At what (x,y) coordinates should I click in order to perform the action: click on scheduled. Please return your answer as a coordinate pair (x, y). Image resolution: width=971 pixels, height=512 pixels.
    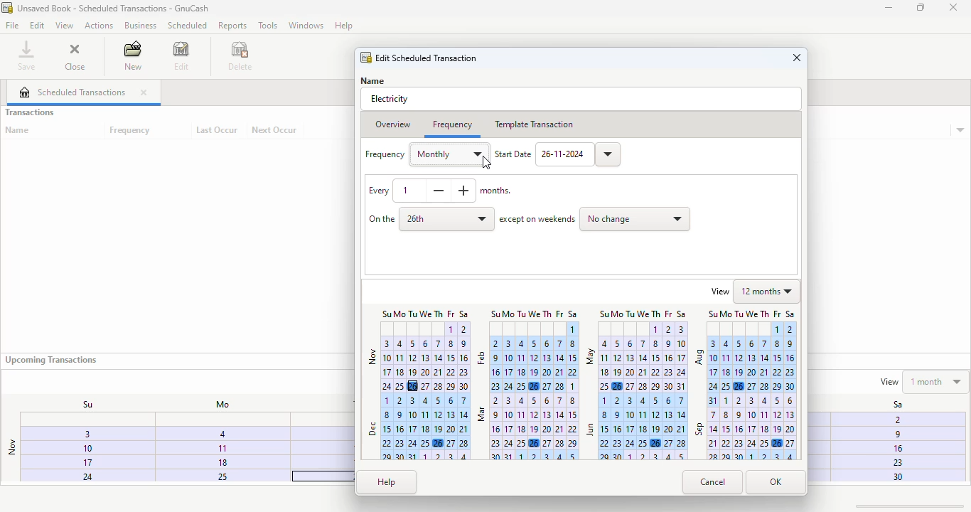
    Looking at the image, I should click on (187, 25).